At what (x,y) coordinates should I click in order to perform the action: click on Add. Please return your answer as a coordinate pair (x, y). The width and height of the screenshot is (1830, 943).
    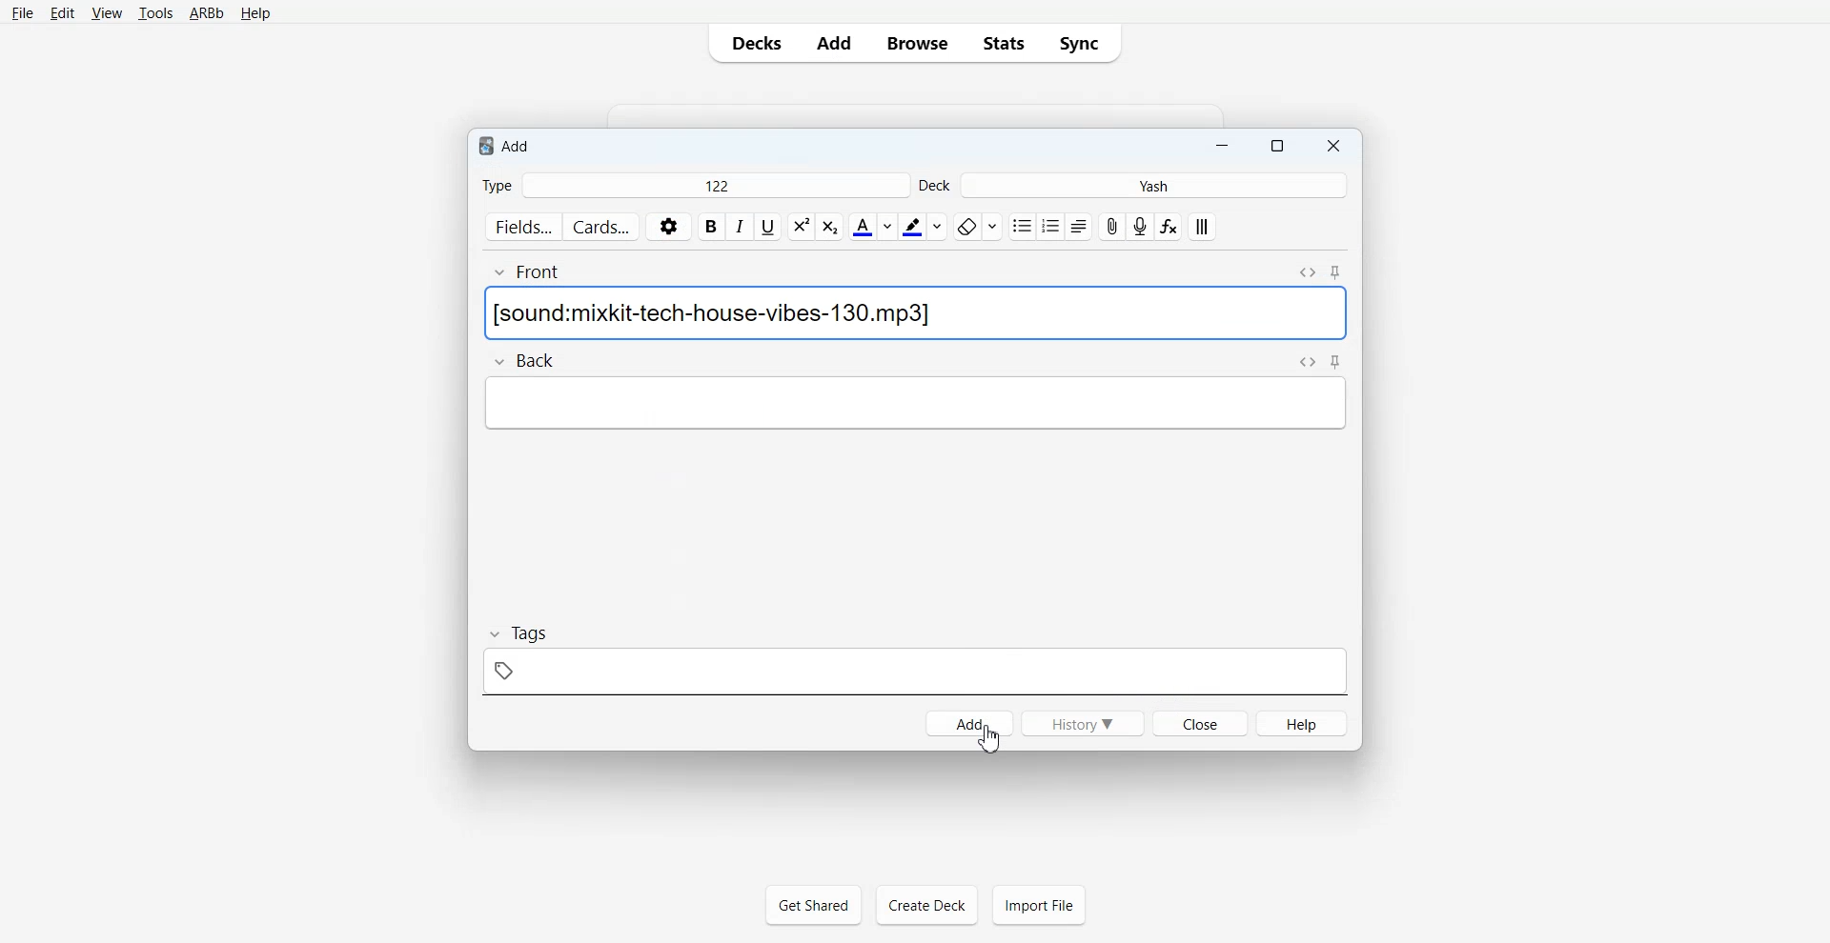
    Looking at the image, I should click on (835, 43).